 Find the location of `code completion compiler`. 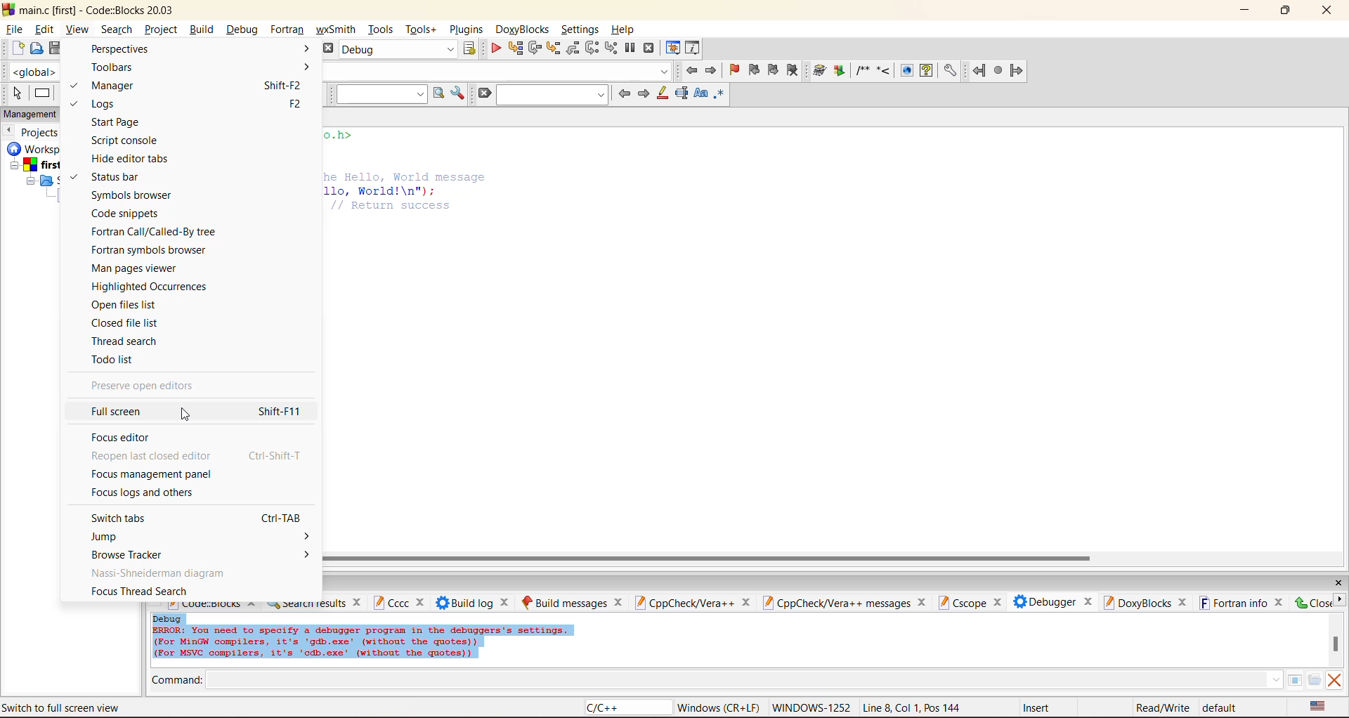

code completion compiler is located at coordinates (499, 70).